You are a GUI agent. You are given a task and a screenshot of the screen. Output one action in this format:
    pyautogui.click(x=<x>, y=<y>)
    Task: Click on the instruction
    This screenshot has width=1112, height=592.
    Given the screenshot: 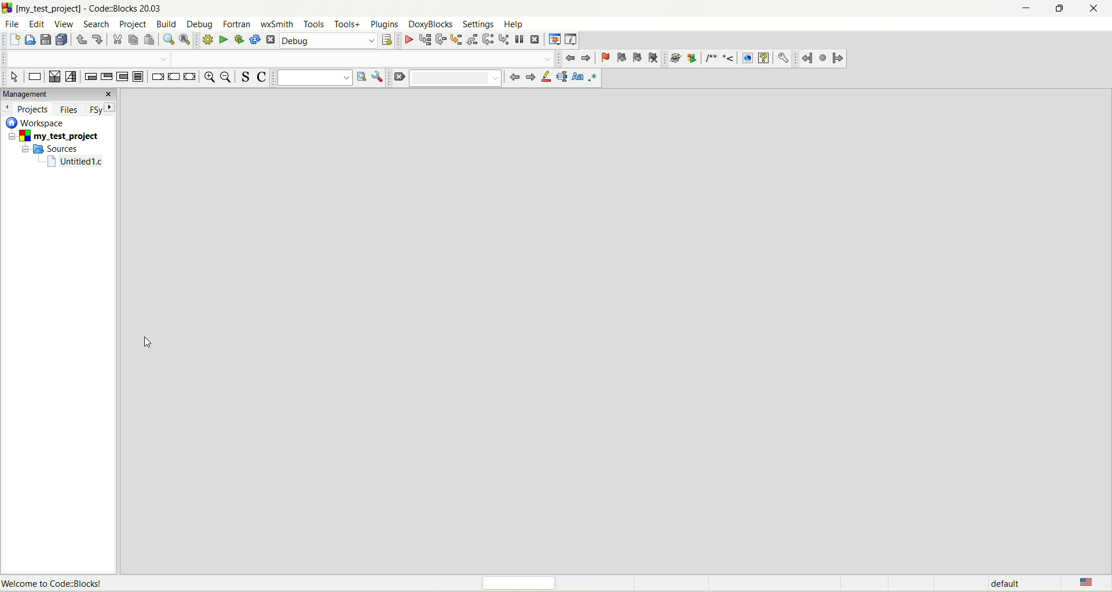 What is the action you would take?
    pyautogui.click(x=36, y=76)
    